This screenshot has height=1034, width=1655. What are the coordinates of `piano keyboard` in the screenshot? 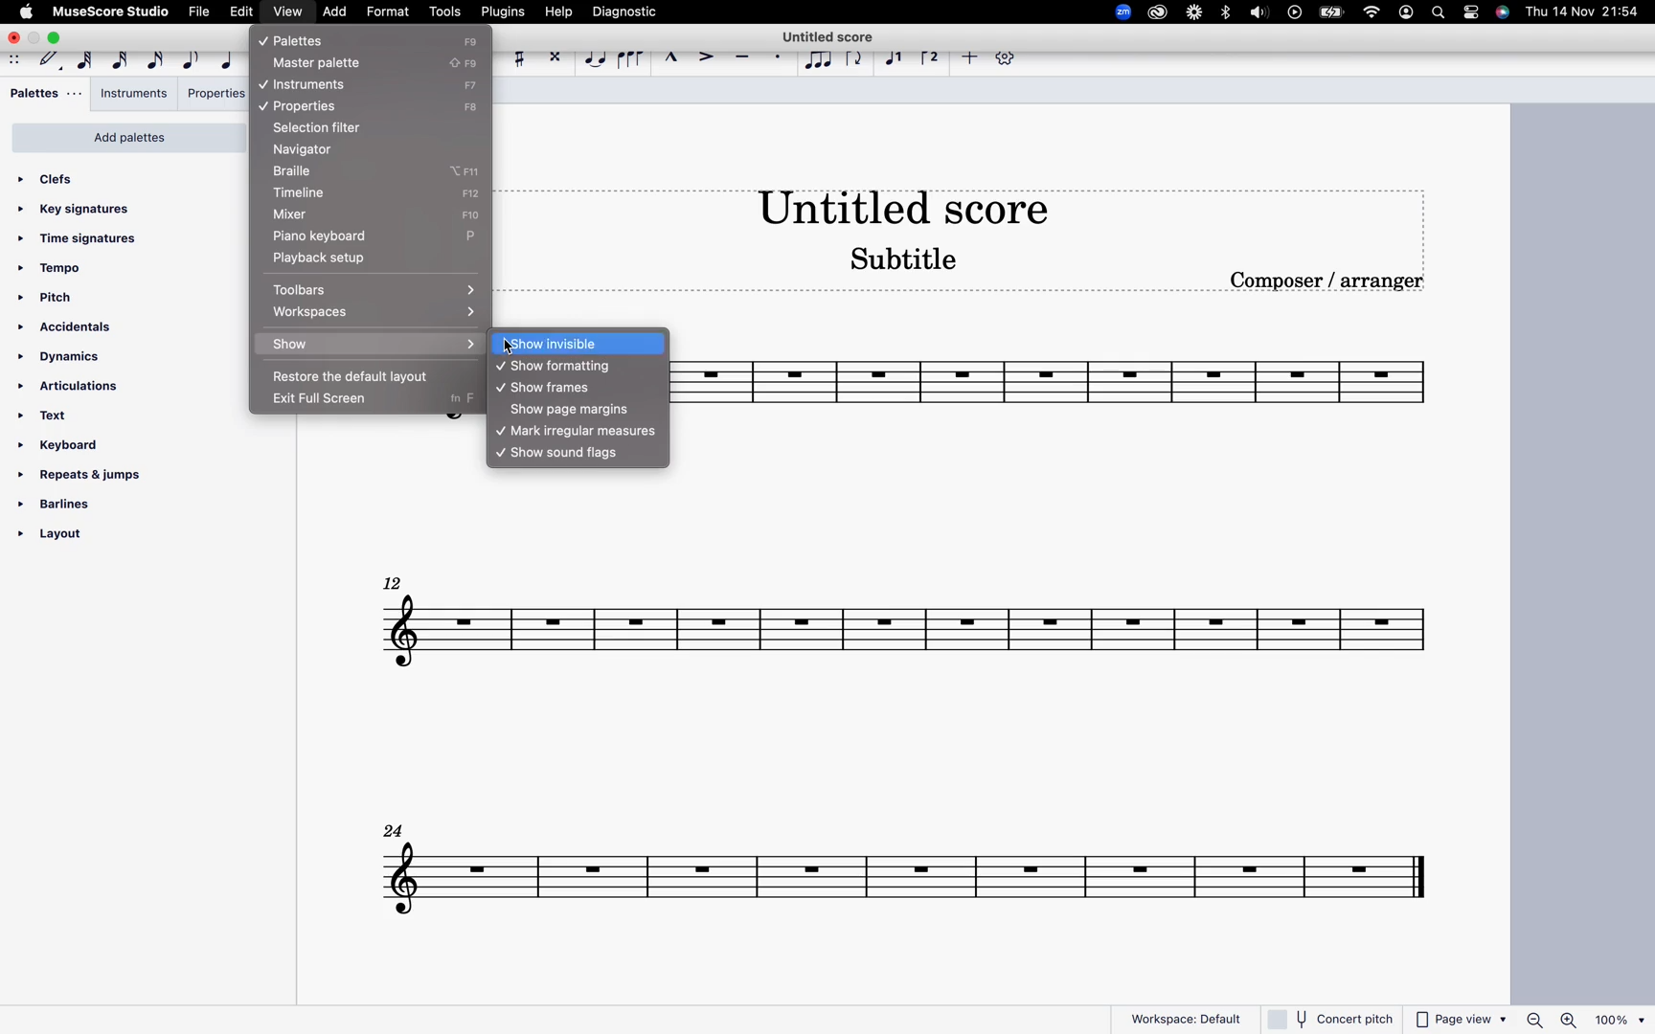 It's located at (345, 236).